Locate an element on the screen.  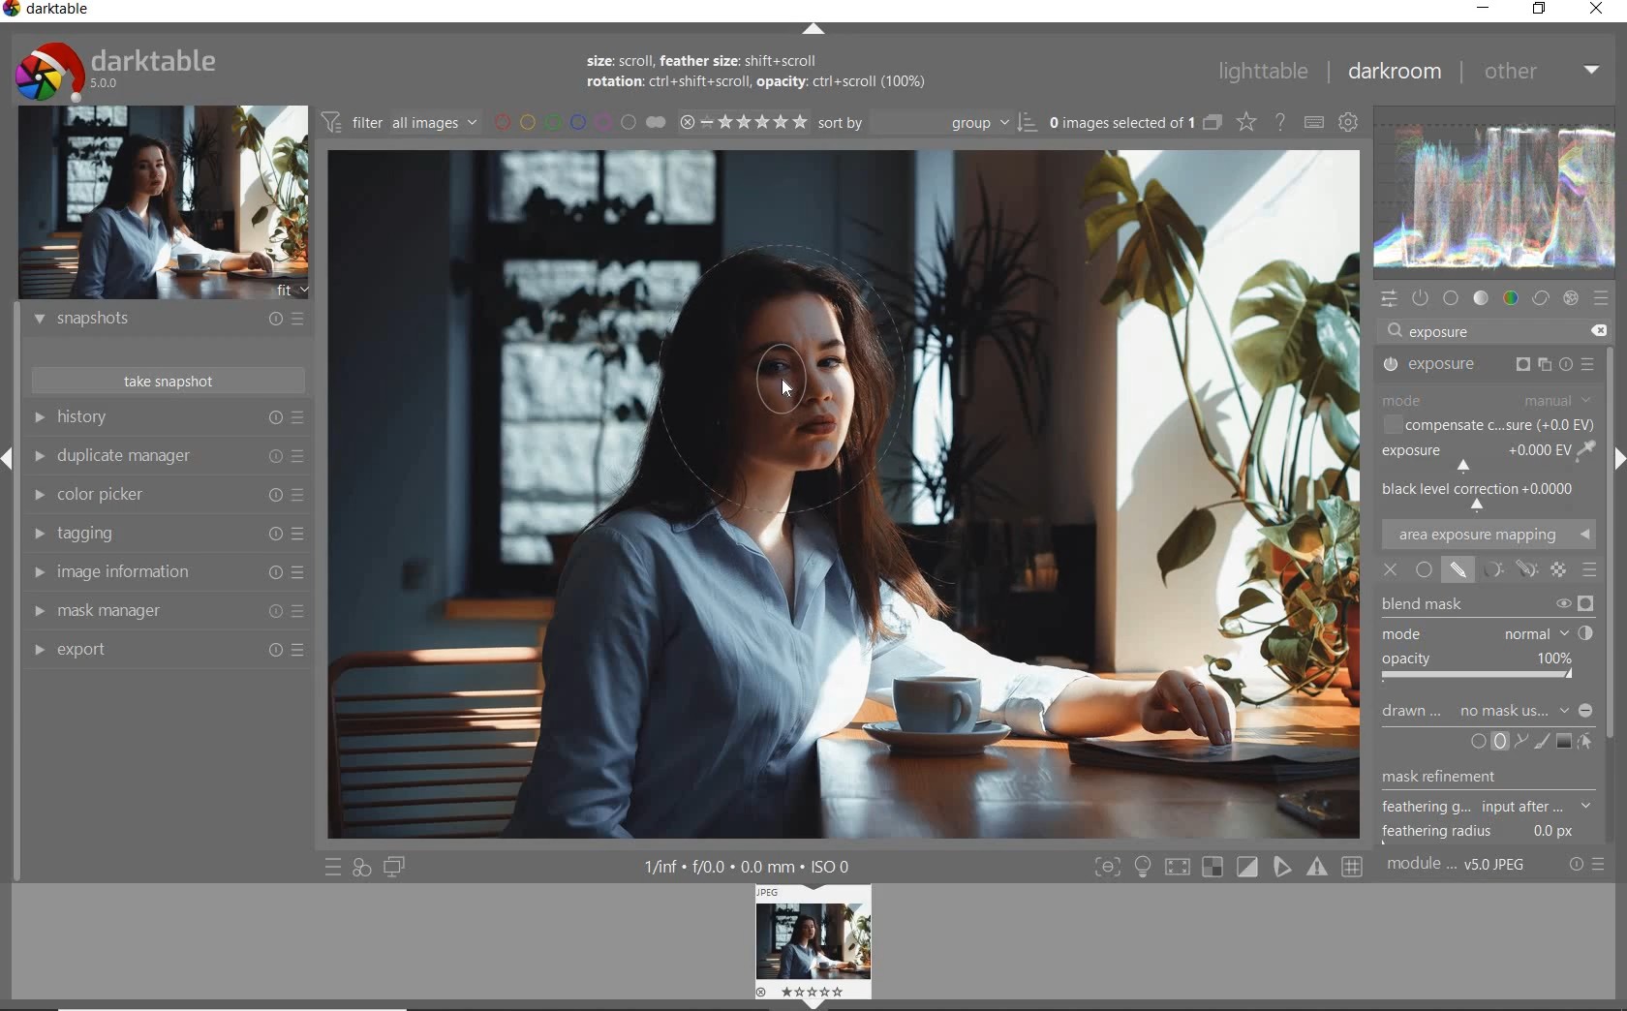
image preview is located at coordinates (164, 205).